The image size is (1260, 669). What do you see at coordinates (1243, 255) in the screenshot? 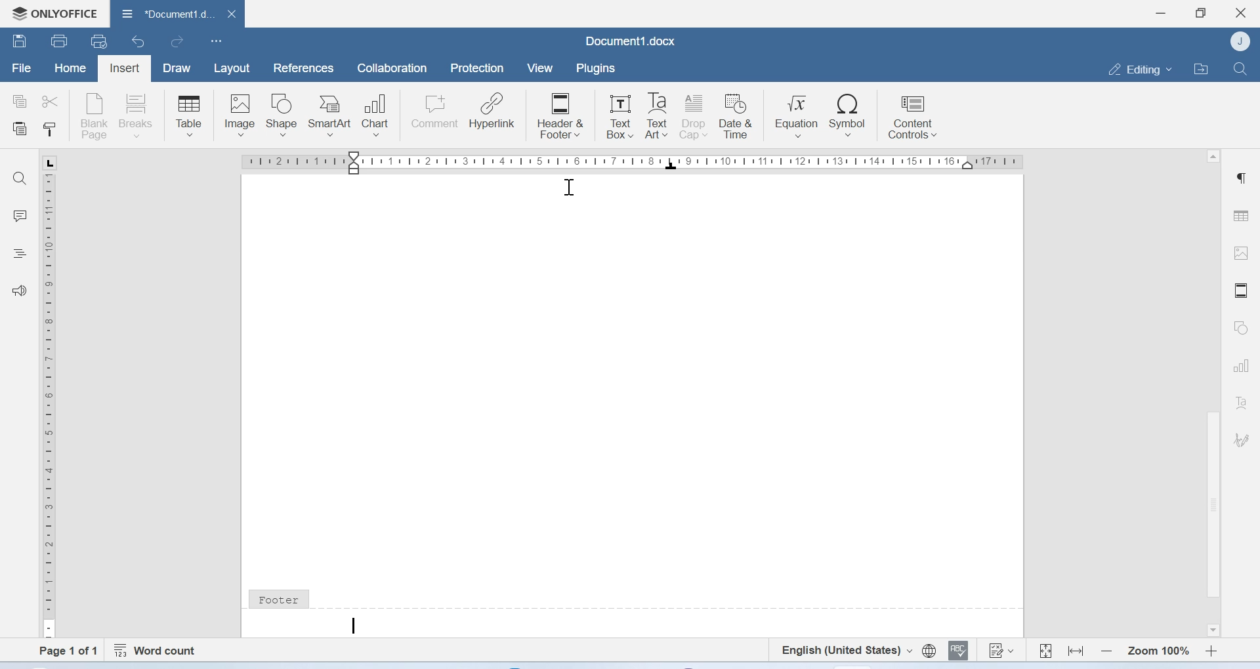
I see `Image` at bounding box center [1243, 255].